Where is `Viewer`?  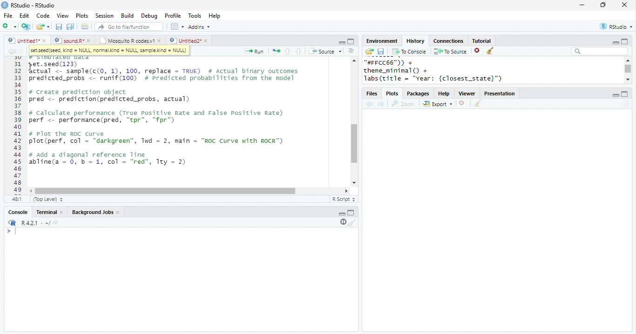 Viewer is located at coordinates (467, 94).